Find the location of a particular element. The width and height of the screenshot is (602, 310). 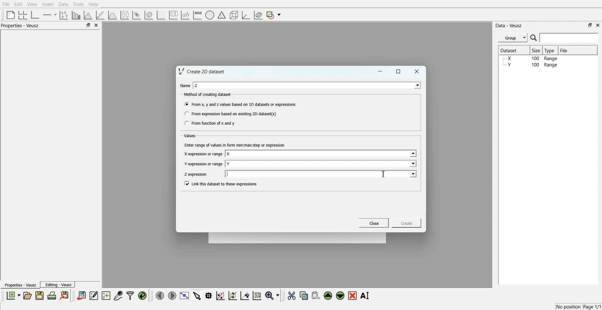

Cut the selected widget is located at coordinates (292, 296).